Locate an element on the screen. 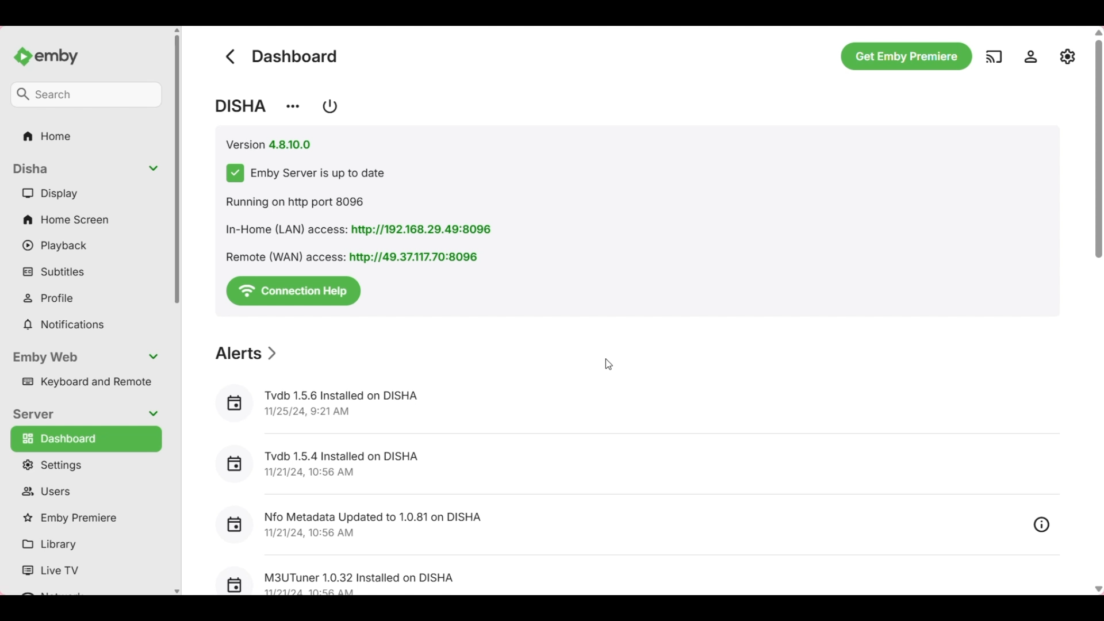 This screenshot has height=621, width=1104. Button to restart/shutdown Emby servers is located at coordinates (331, 106).